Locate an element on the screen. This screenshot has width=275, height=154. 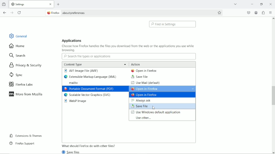
List all tabs is located at coordinates (236, 4).